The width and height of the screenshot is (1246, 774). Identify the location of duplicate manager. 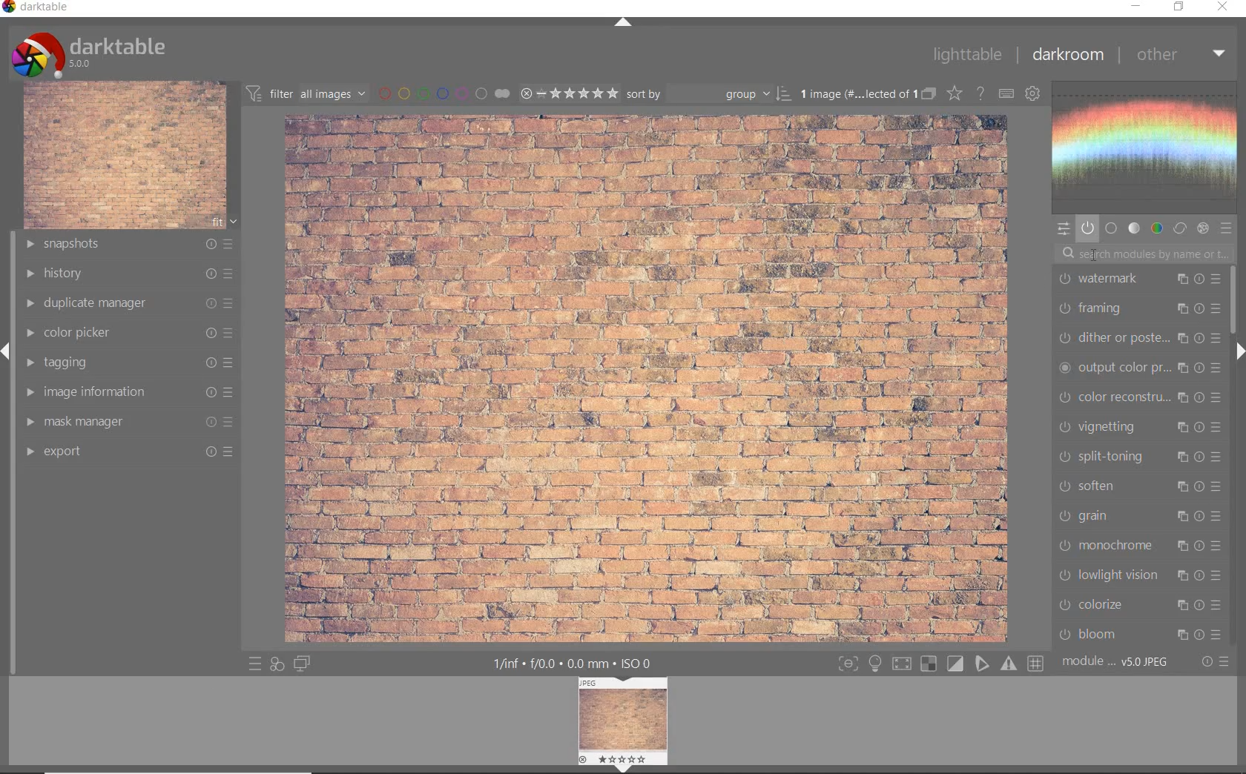
(131, 305).